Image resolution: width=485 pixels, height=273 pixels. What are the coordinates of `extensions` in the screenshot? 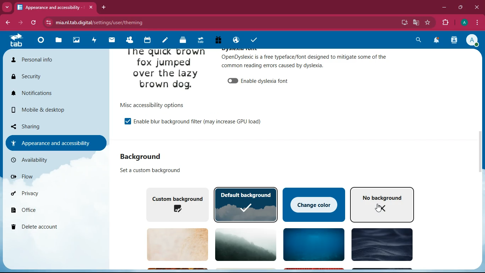 It's located at (446, 23).